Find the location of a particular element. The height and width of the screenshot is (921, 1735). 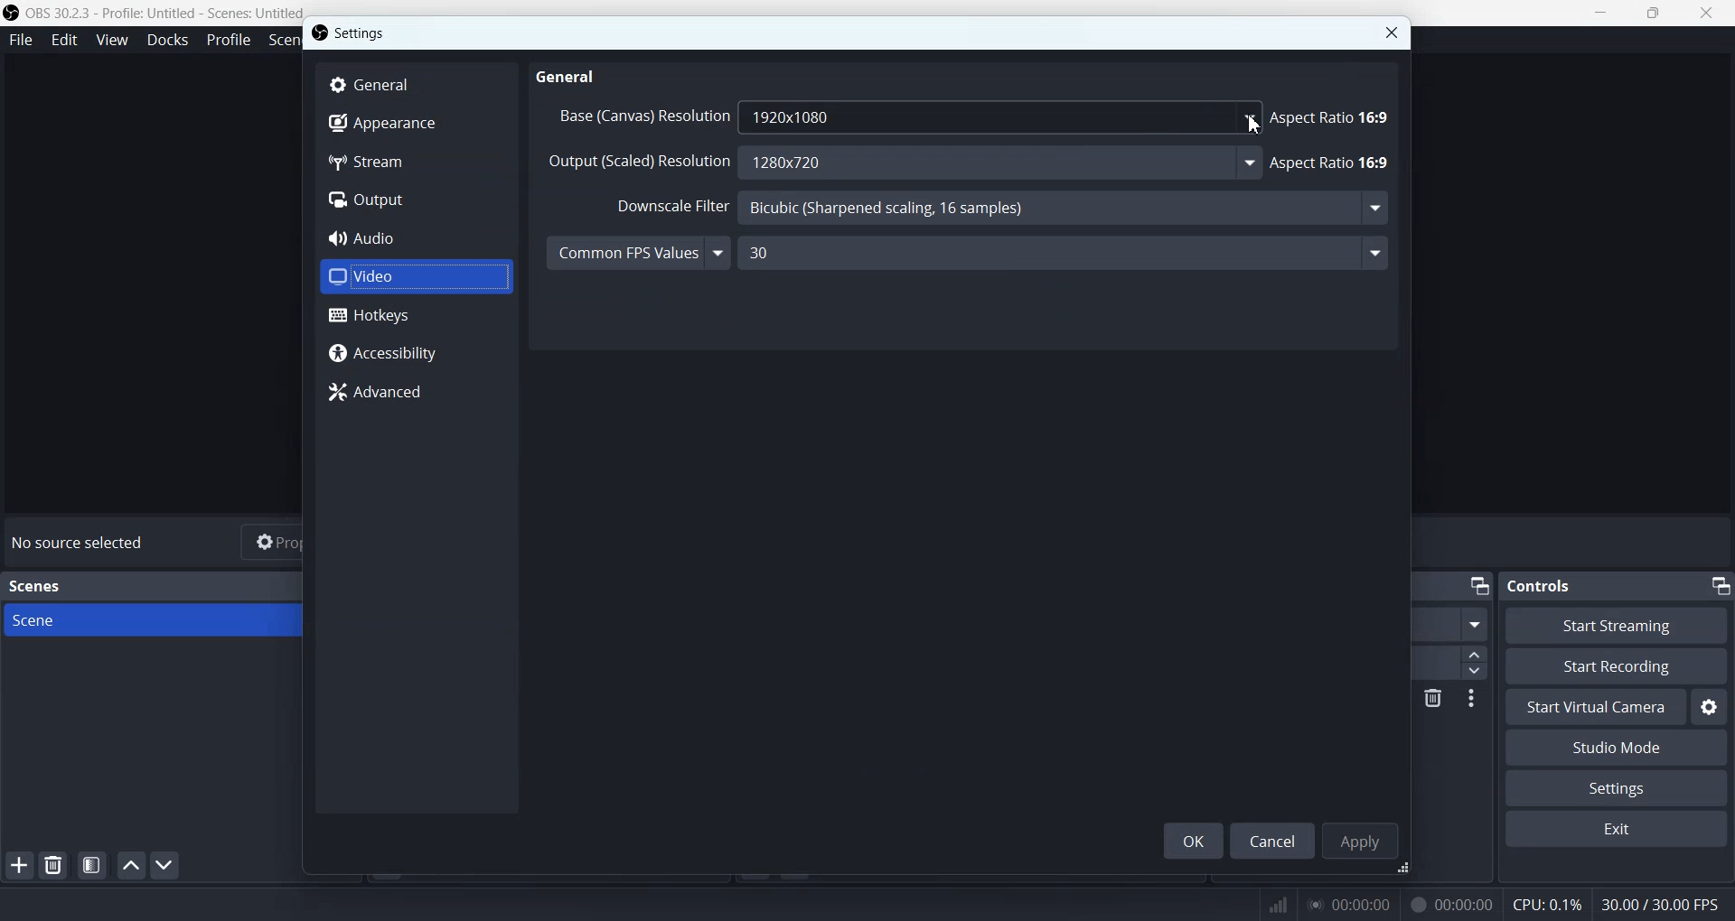

Apply is located at coordinates (1364, 838).